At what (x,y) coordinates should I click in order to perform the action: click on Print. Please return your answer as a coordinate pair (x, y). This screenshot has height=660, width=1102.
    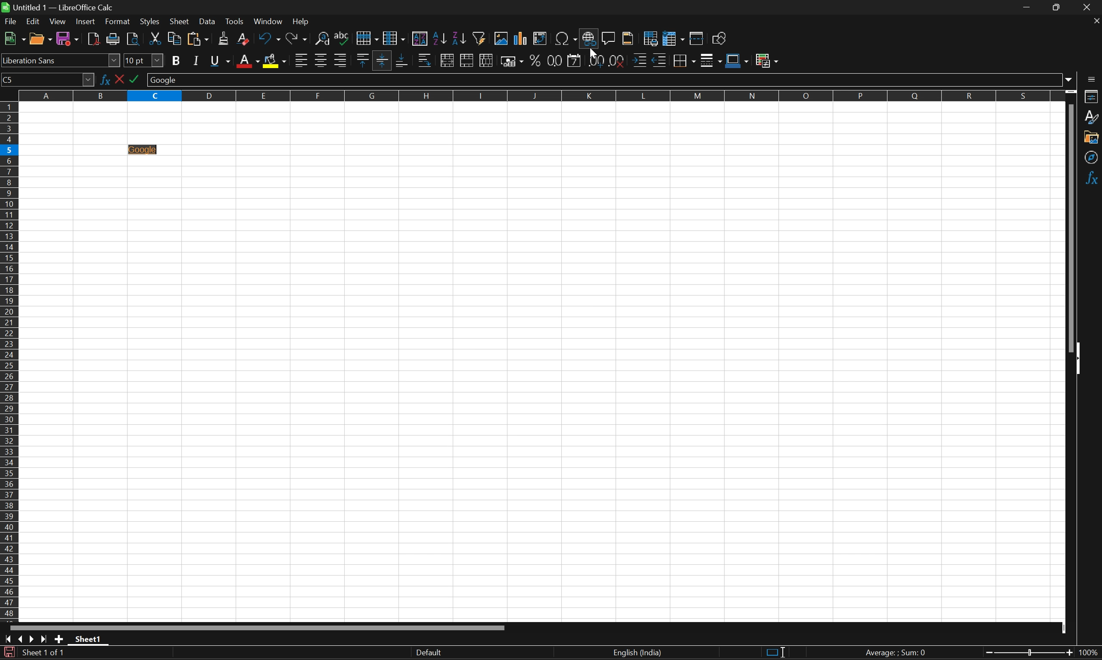
    Looking at the image, I should click on (114, 40).